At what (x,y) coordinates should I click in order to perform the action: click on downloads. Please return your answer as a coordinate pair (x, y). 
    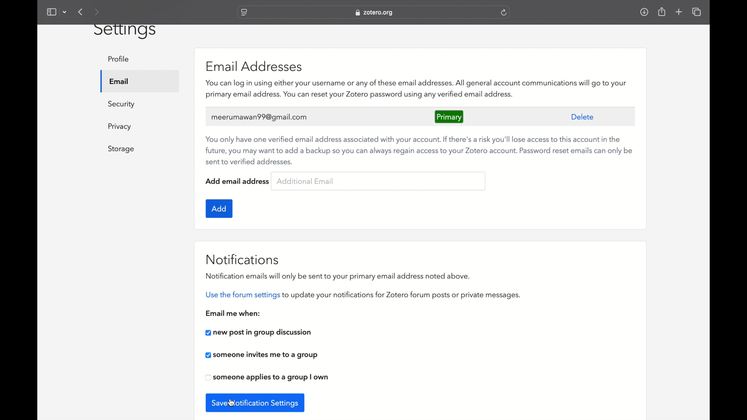
    Looking at the image, I should click on (644, 12).